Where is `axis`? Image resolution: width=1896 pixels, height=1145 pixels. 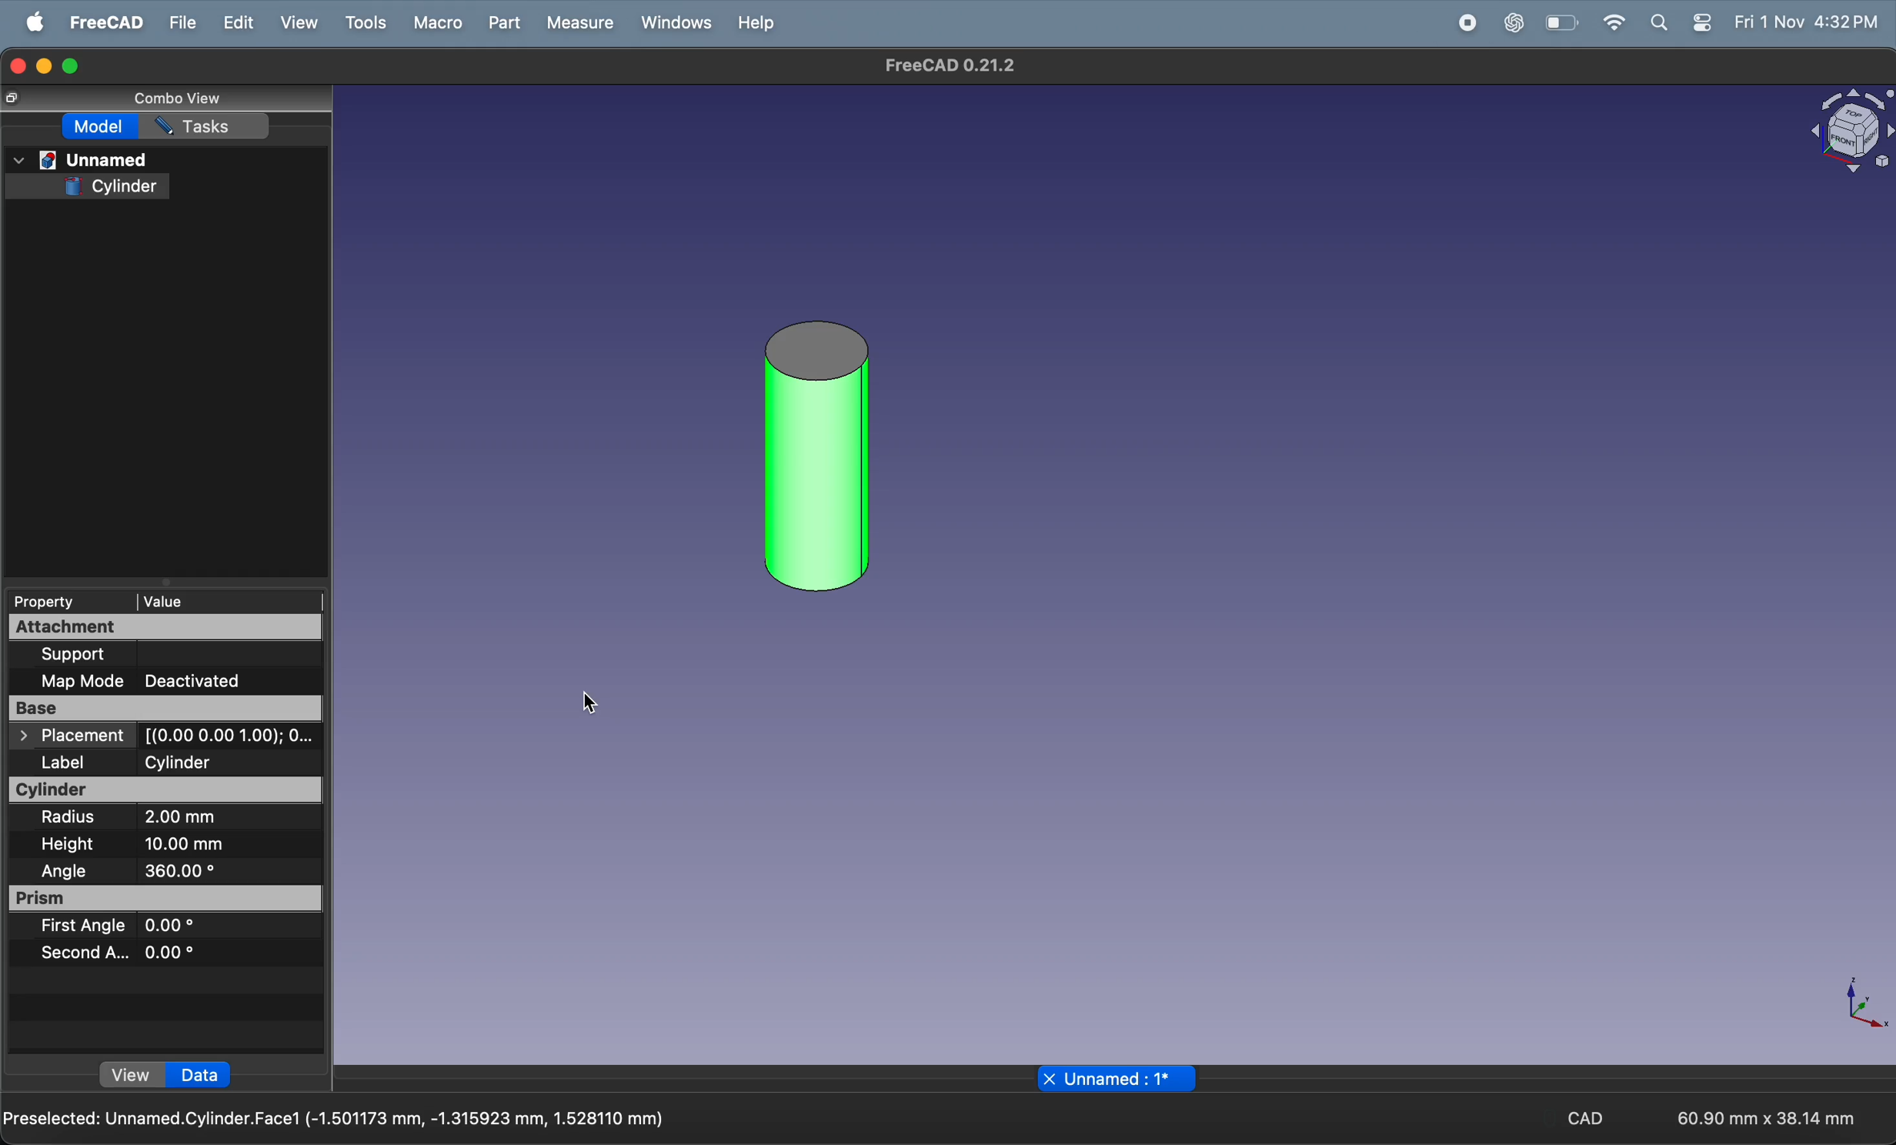
axis is located at coordinates (1862, 1006).